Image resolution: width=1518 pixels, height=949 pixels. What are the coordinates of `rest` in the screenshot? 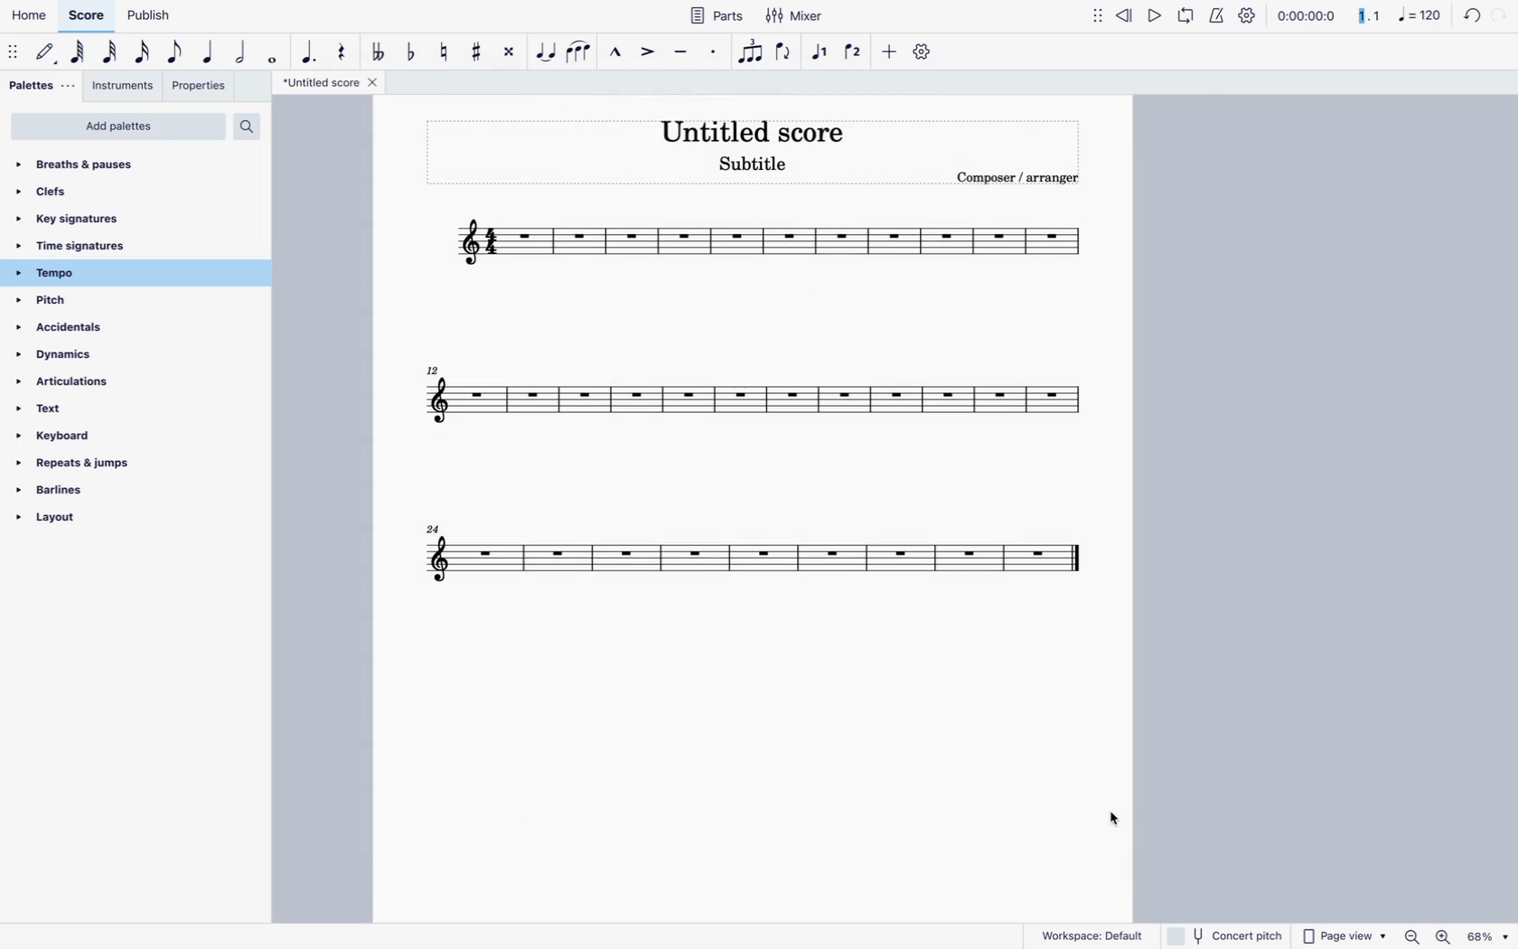 It's located at (345, 52).